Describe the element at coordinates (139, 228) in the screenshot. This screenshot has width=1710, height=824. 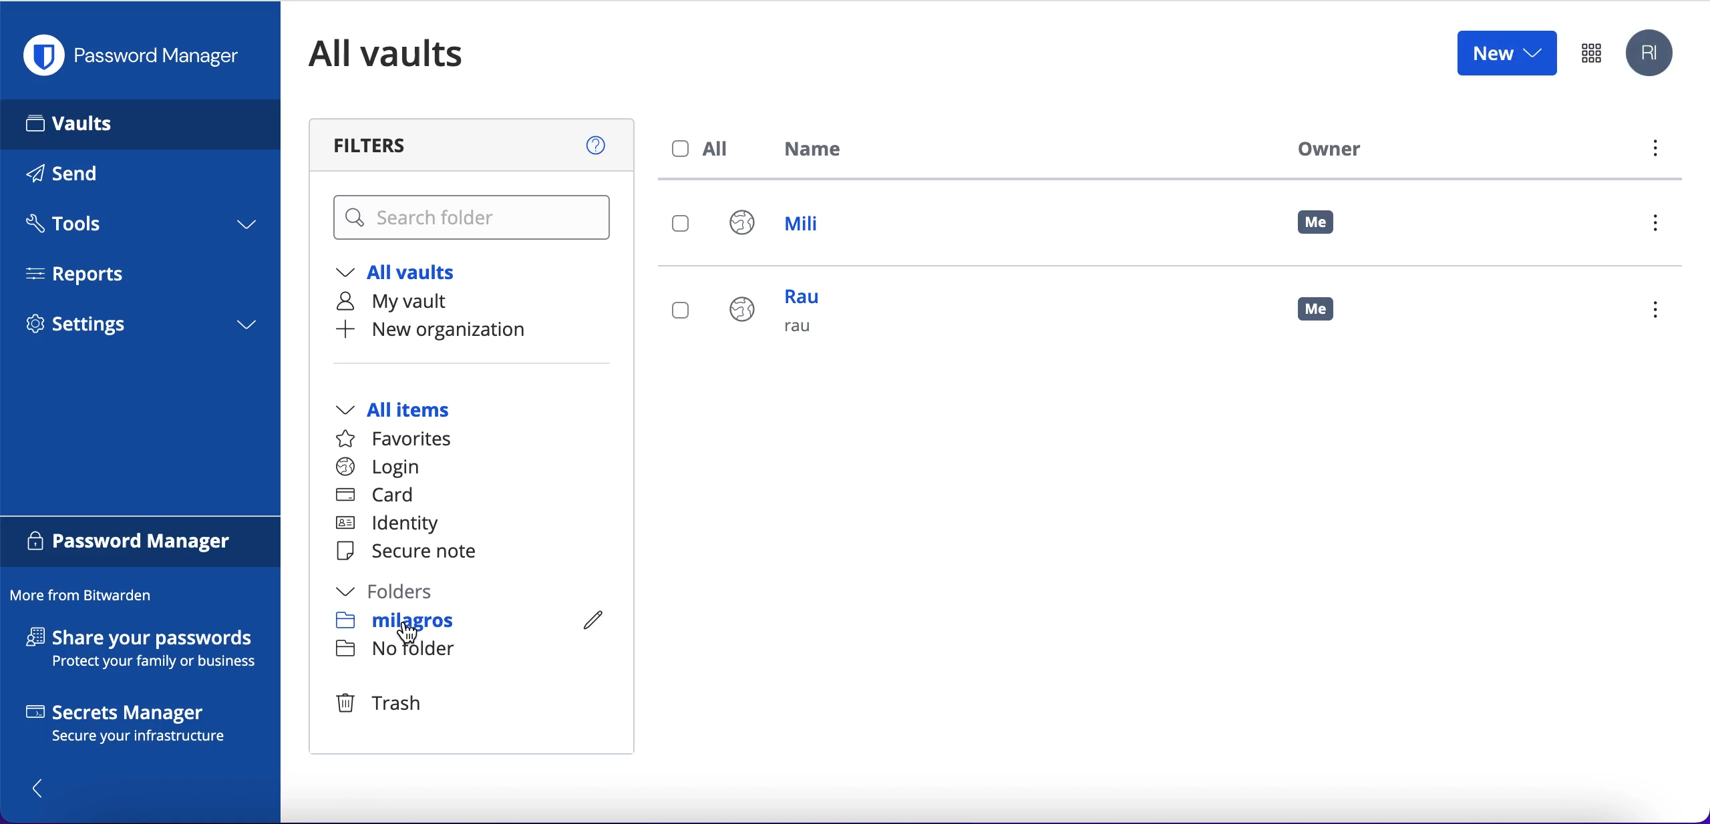
I see `tools` at that location.